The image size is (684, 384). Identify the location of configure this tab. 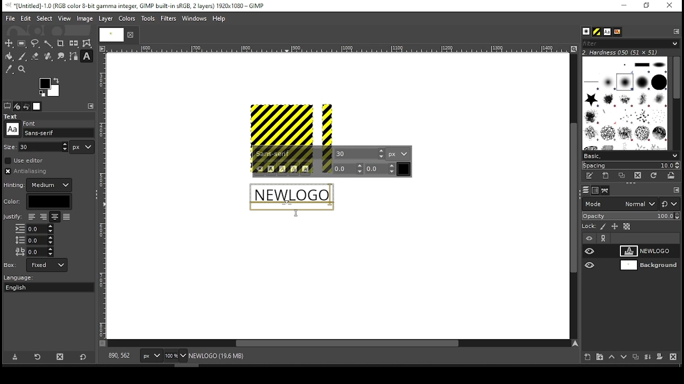
(677, 191).